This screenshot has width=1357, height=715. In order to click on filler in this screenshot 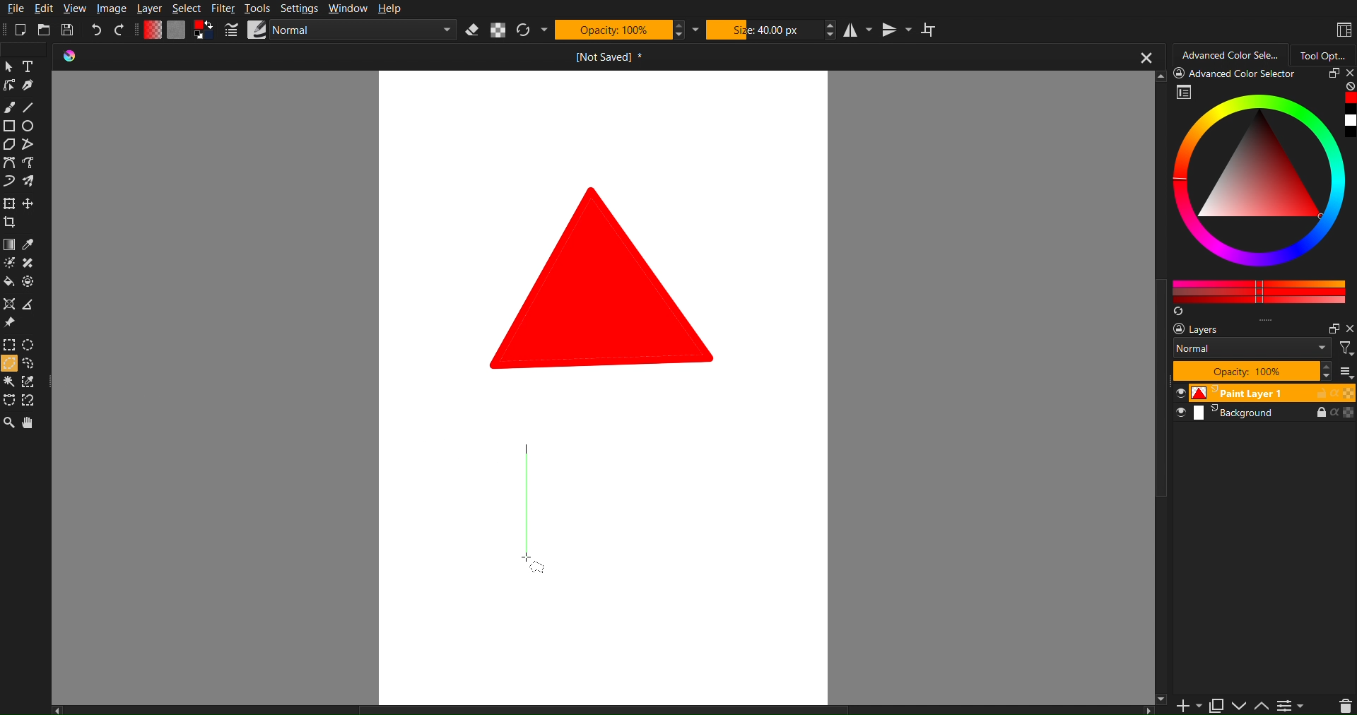, I will do `click(8, 283)`.